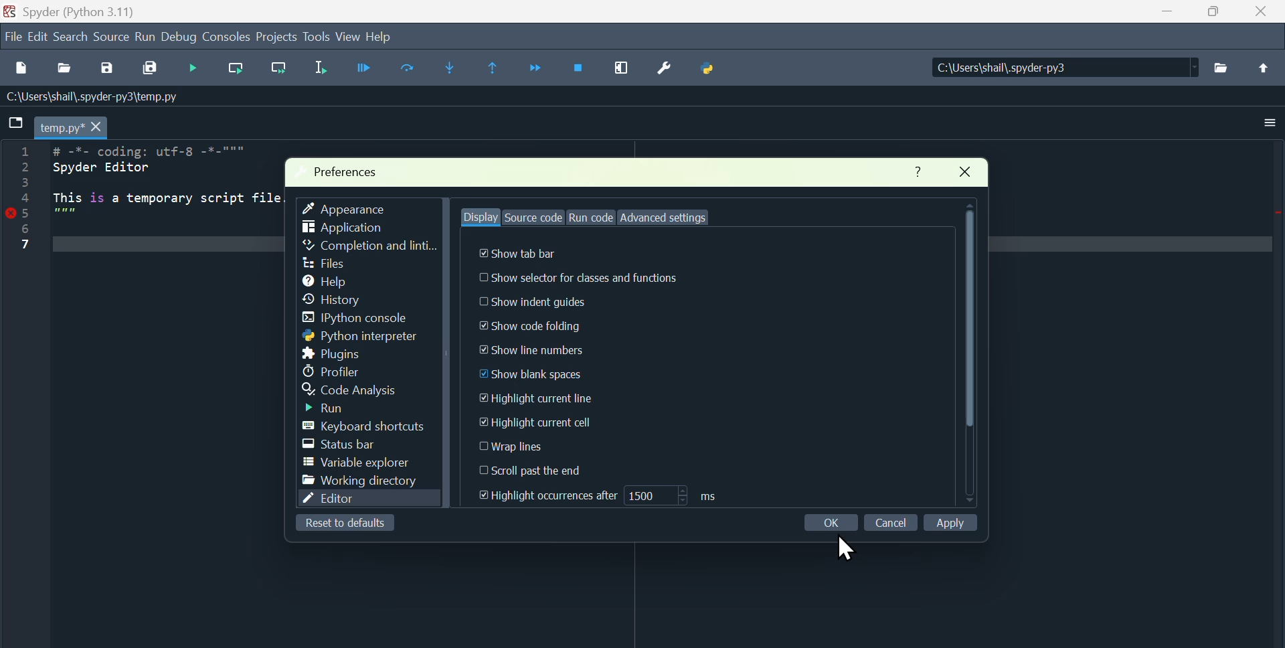 This screenshot has width=1285, height=648. What do you see at coordinates (1051, 66) in the screenshot?
I see `FE —
C:\Users\shaill,spyder-py3` at bounding box center [1051, 66].